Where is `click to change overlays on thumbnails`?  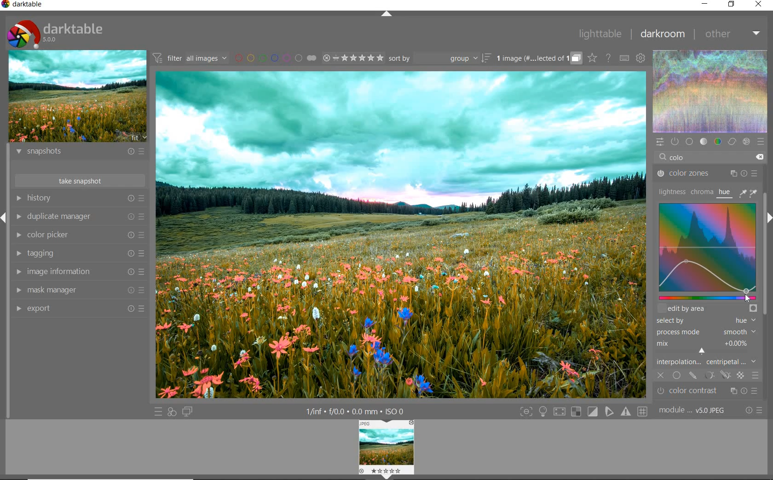
click to change overlays on thumbnails is located at coordinates (591, 57).